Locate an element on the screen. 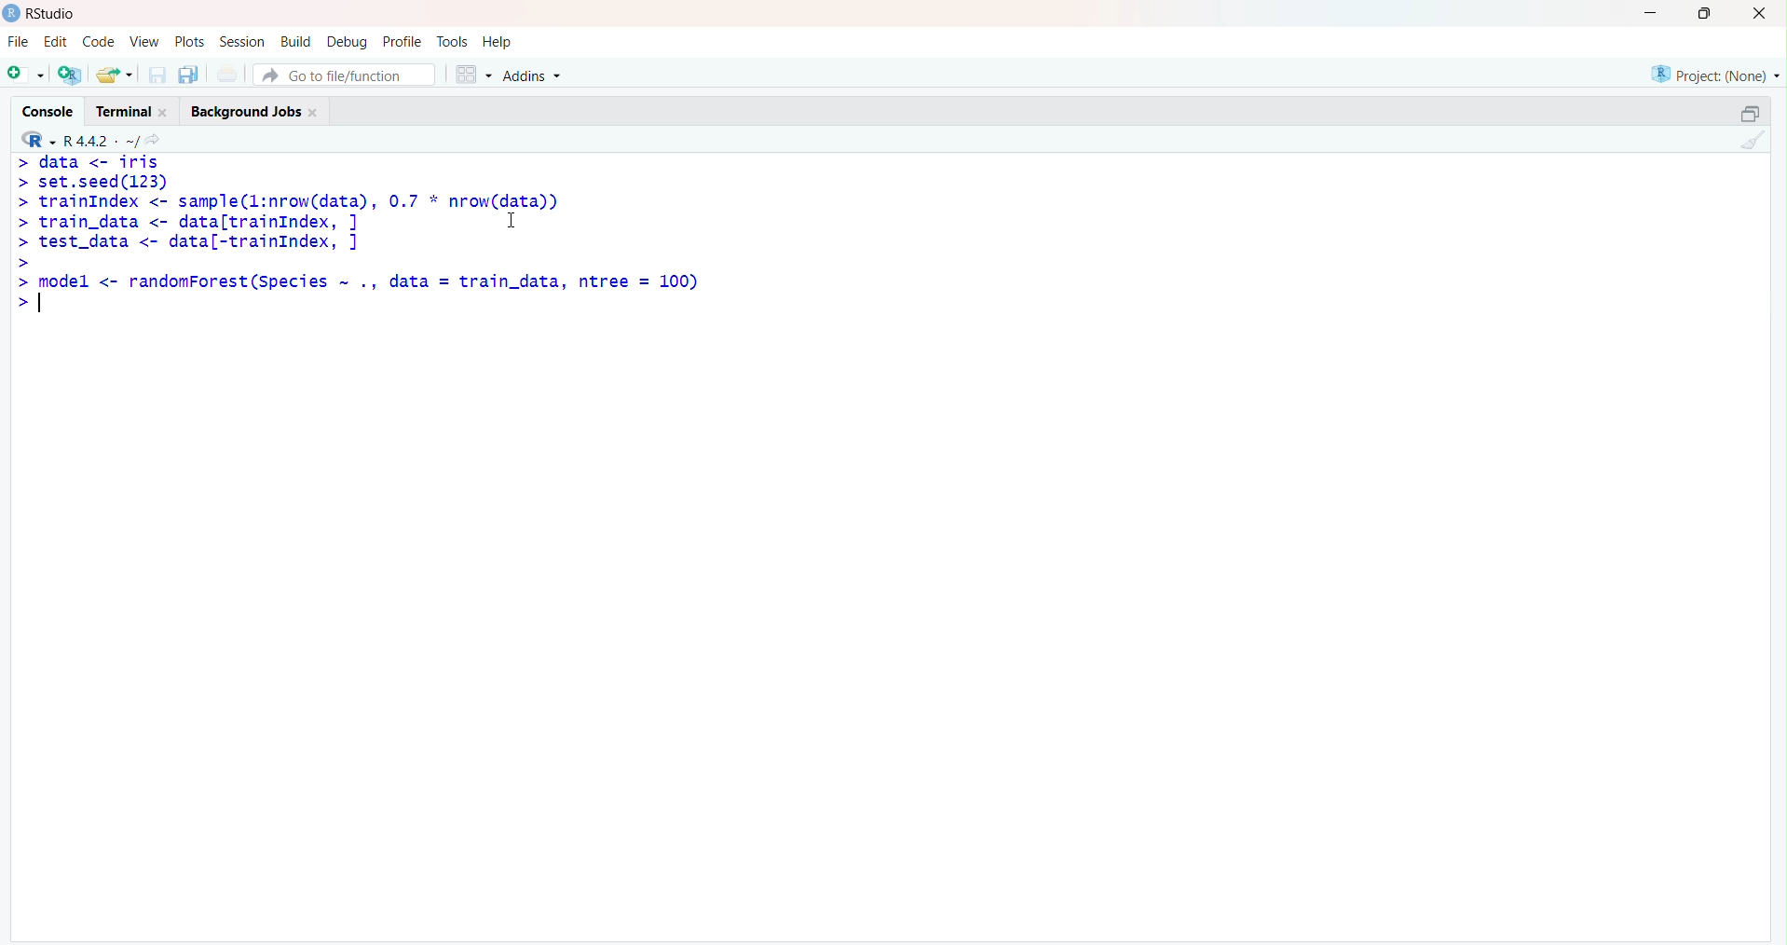 The height and width of the screenshot is (945, 1787). Prompt cursor is located at coordinates (23, 261).